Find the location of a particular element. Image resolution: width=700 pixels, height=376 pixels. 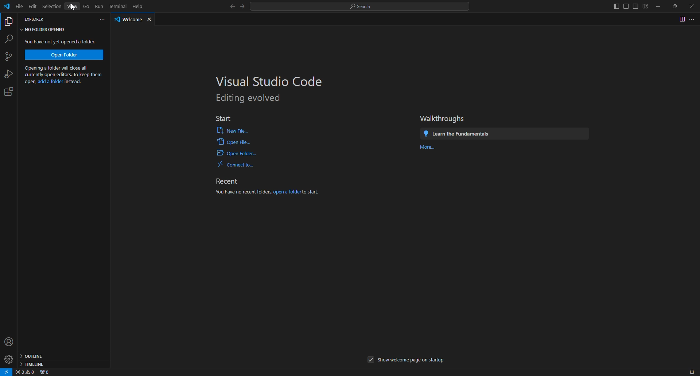

View is located at coordinates (71, 7).